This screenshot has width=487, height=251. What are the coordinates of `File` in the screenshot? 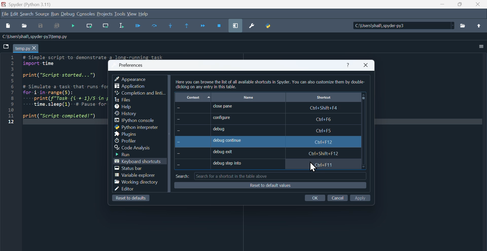 It's located at (6, 46).